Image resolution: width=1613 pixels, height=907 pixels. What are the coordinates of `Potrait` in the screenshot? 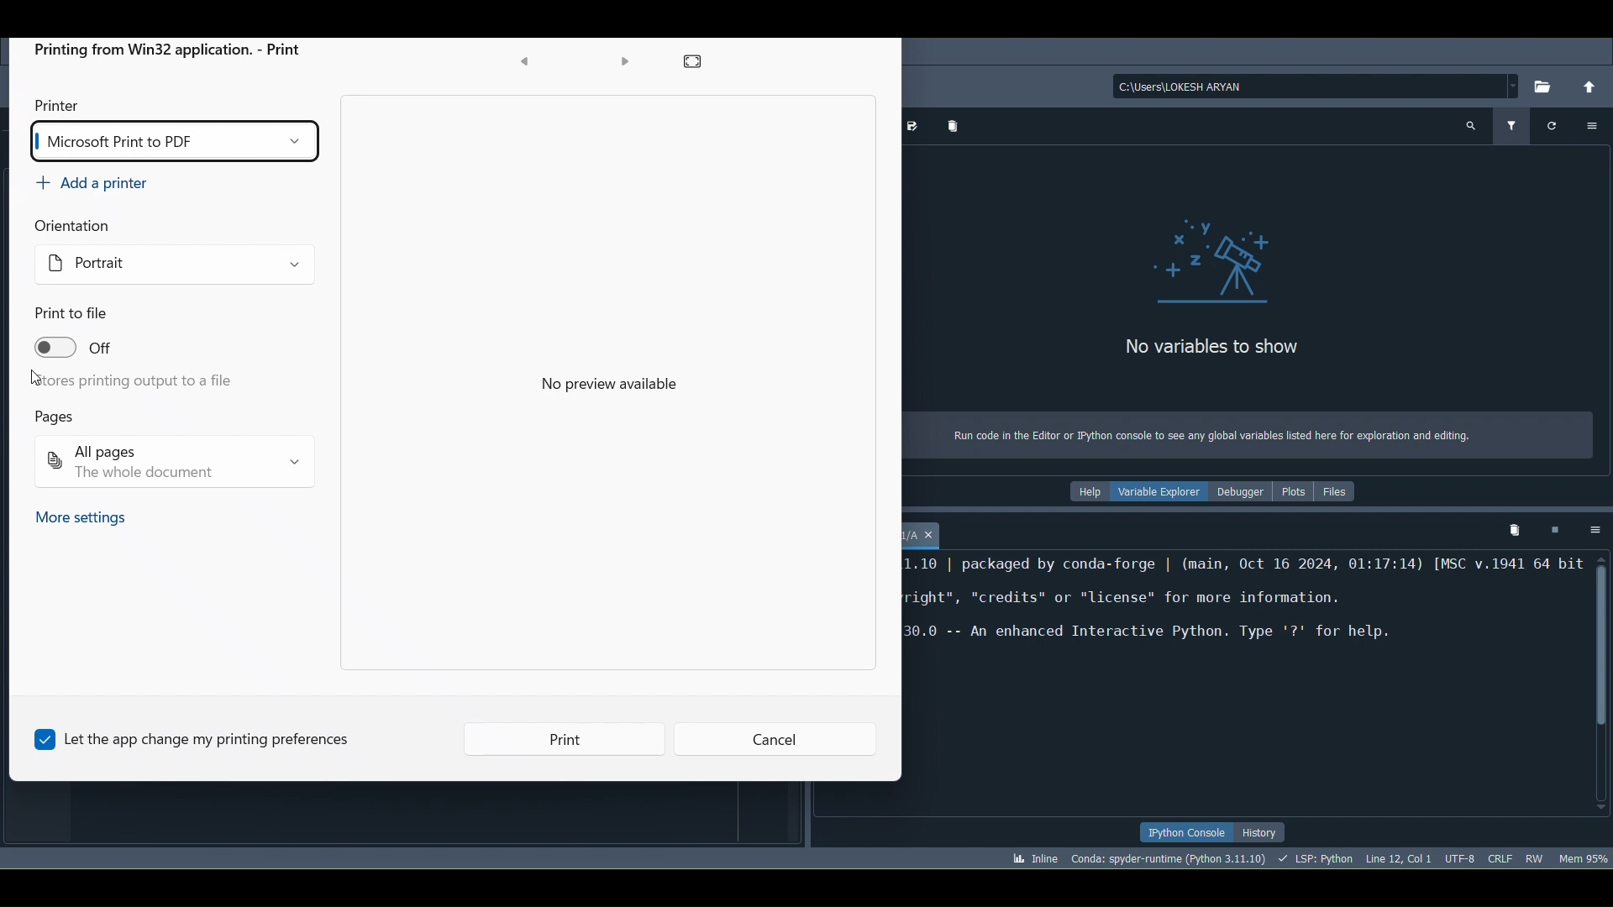 It's located at (75, 256).